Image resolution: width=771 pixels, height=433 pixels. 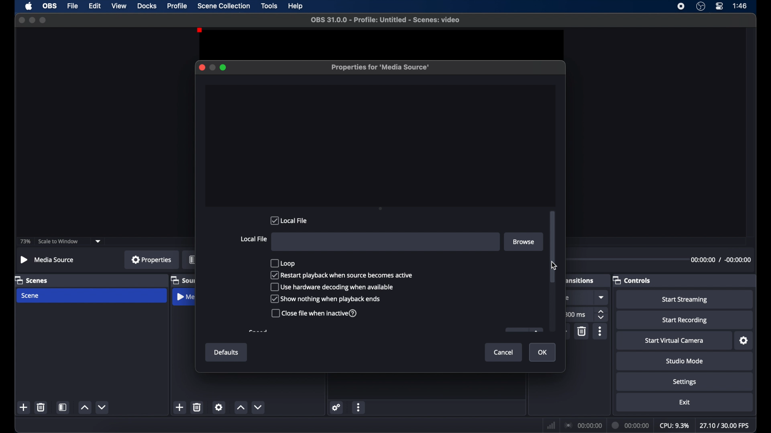 What do you see at coordinates (582, 331) in the screenshot?
I see `delete` at bounding box center [582, 331].